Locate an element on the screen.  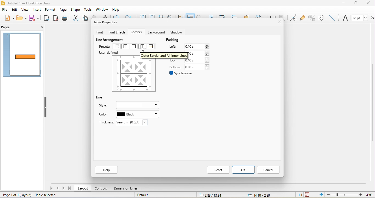
0.10 cm is located at coordinates (198, 67).